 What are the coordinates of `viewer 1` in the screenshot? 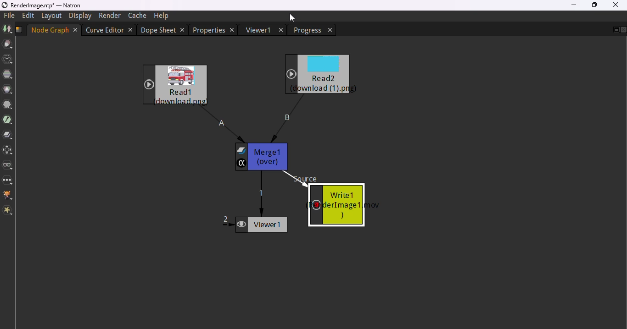 It's located at (258, 30).